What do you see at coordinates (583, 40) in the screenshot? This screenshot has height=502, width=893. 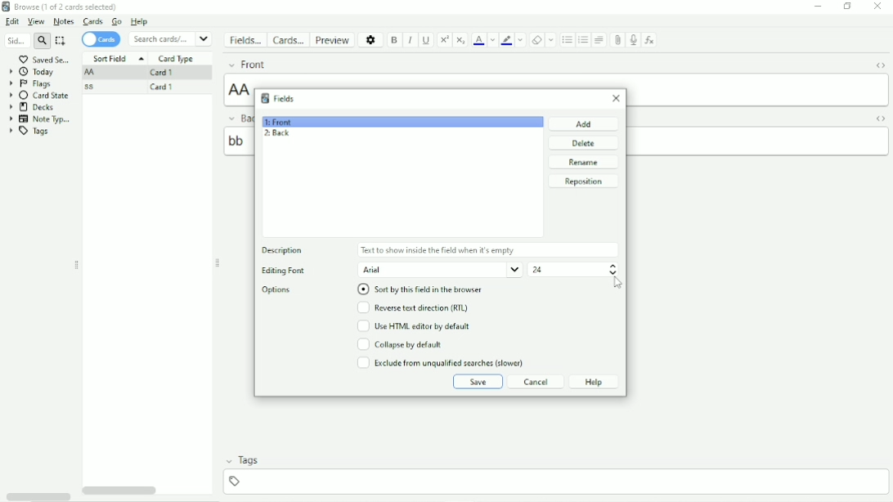 I see `Ordered list` at bounding box center [583, 40].